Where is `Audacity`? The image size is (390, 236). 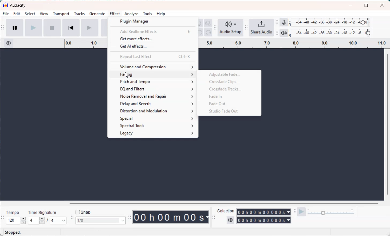 Audacity is located at coordinates (15, 5).